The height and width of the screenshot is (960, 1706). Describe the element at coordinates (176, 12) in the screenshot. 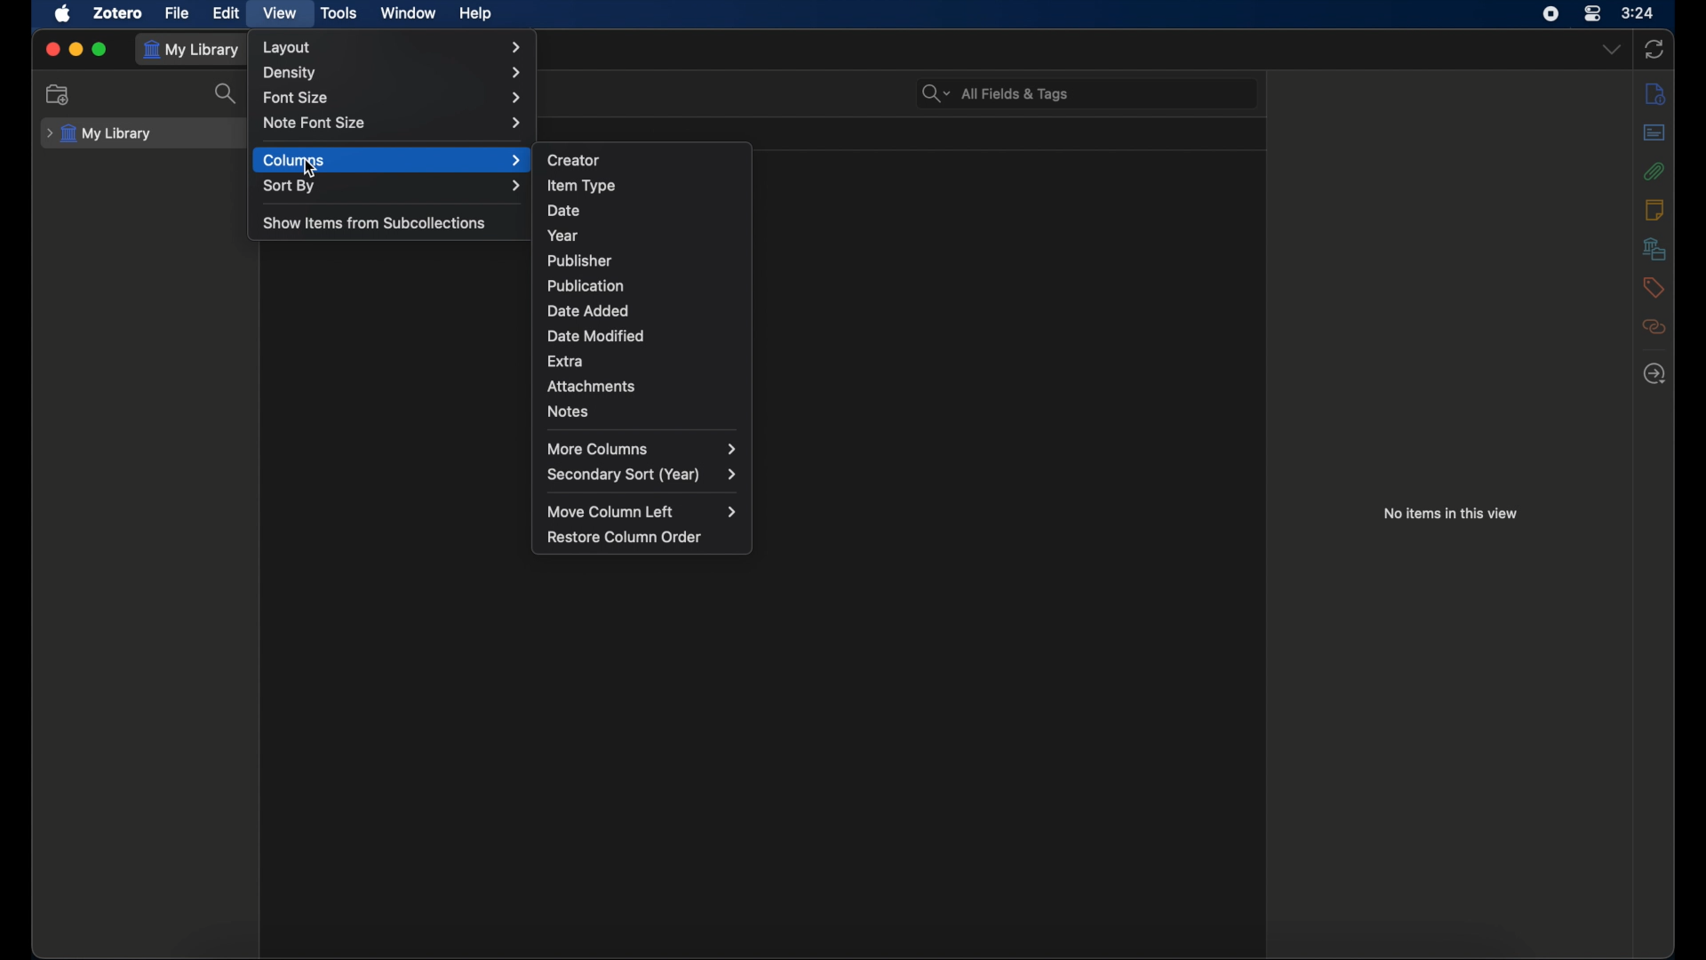

I see `file` at that location.